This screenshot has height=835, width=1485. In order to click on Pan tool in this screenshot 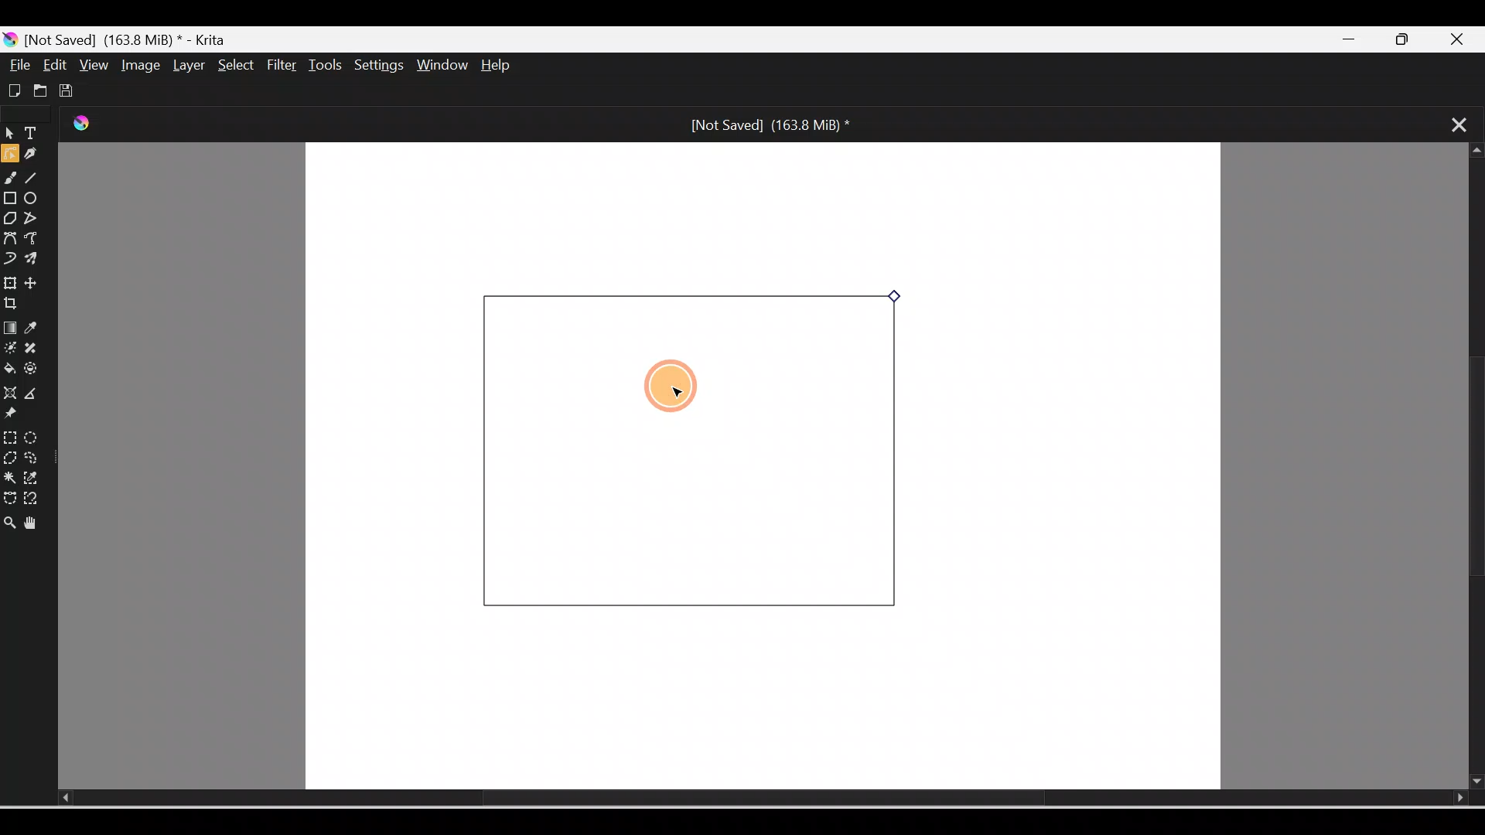, I will do `click(34, 520)`.